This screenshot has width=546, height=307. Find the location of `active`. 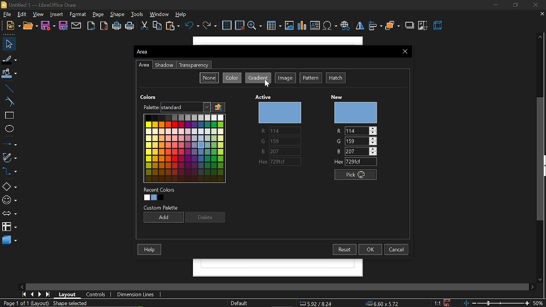

active is located at coordinates (281, 113).